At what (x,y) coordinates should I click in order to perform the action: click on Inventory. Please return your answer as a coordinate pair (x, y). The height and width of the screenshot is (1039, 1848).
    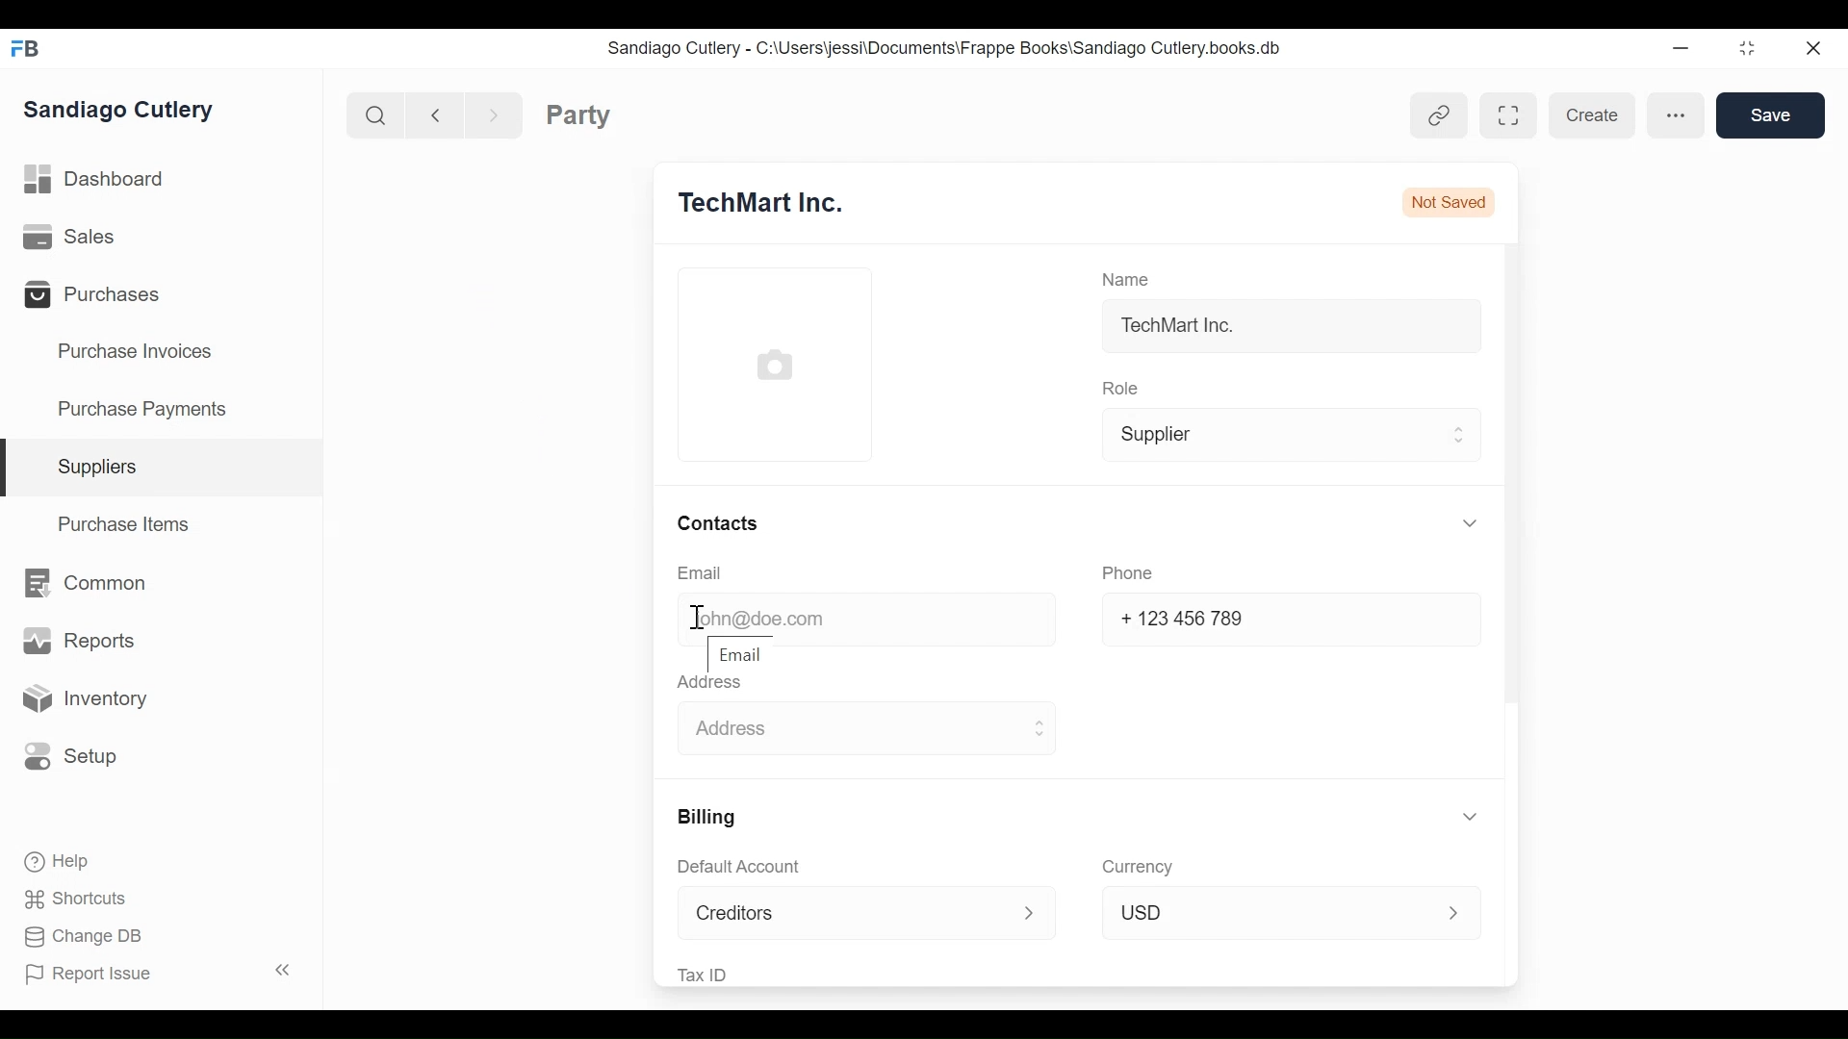
    Looking at the image, I should click on (93, 699).